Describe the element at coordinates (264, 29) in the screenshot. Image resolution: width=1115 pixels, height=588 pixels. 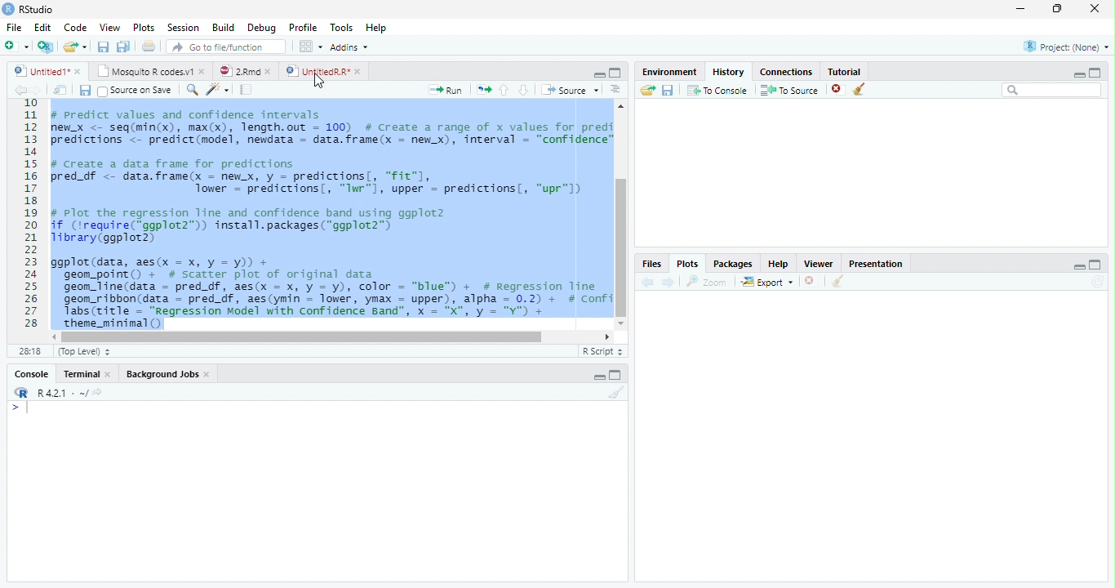
I see `Debug` at that location.